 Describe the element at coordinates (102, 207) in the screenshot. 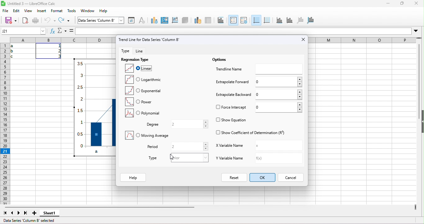

I see `horizontal scroll bar` at that location.